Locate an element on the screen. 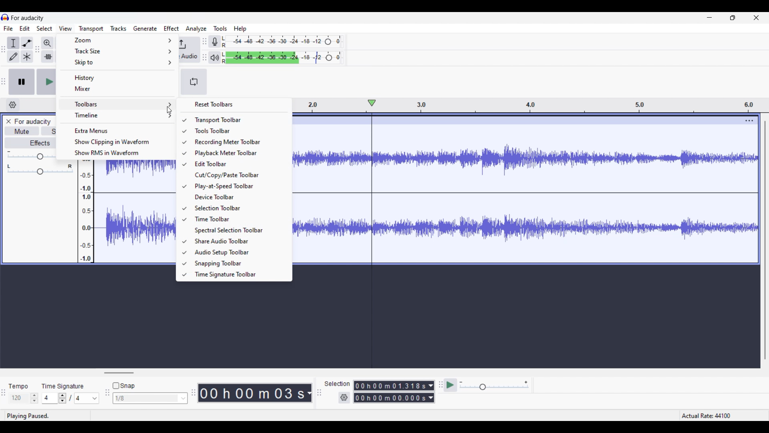  Spectral selection toolbar is located at coordinates (238, 231).